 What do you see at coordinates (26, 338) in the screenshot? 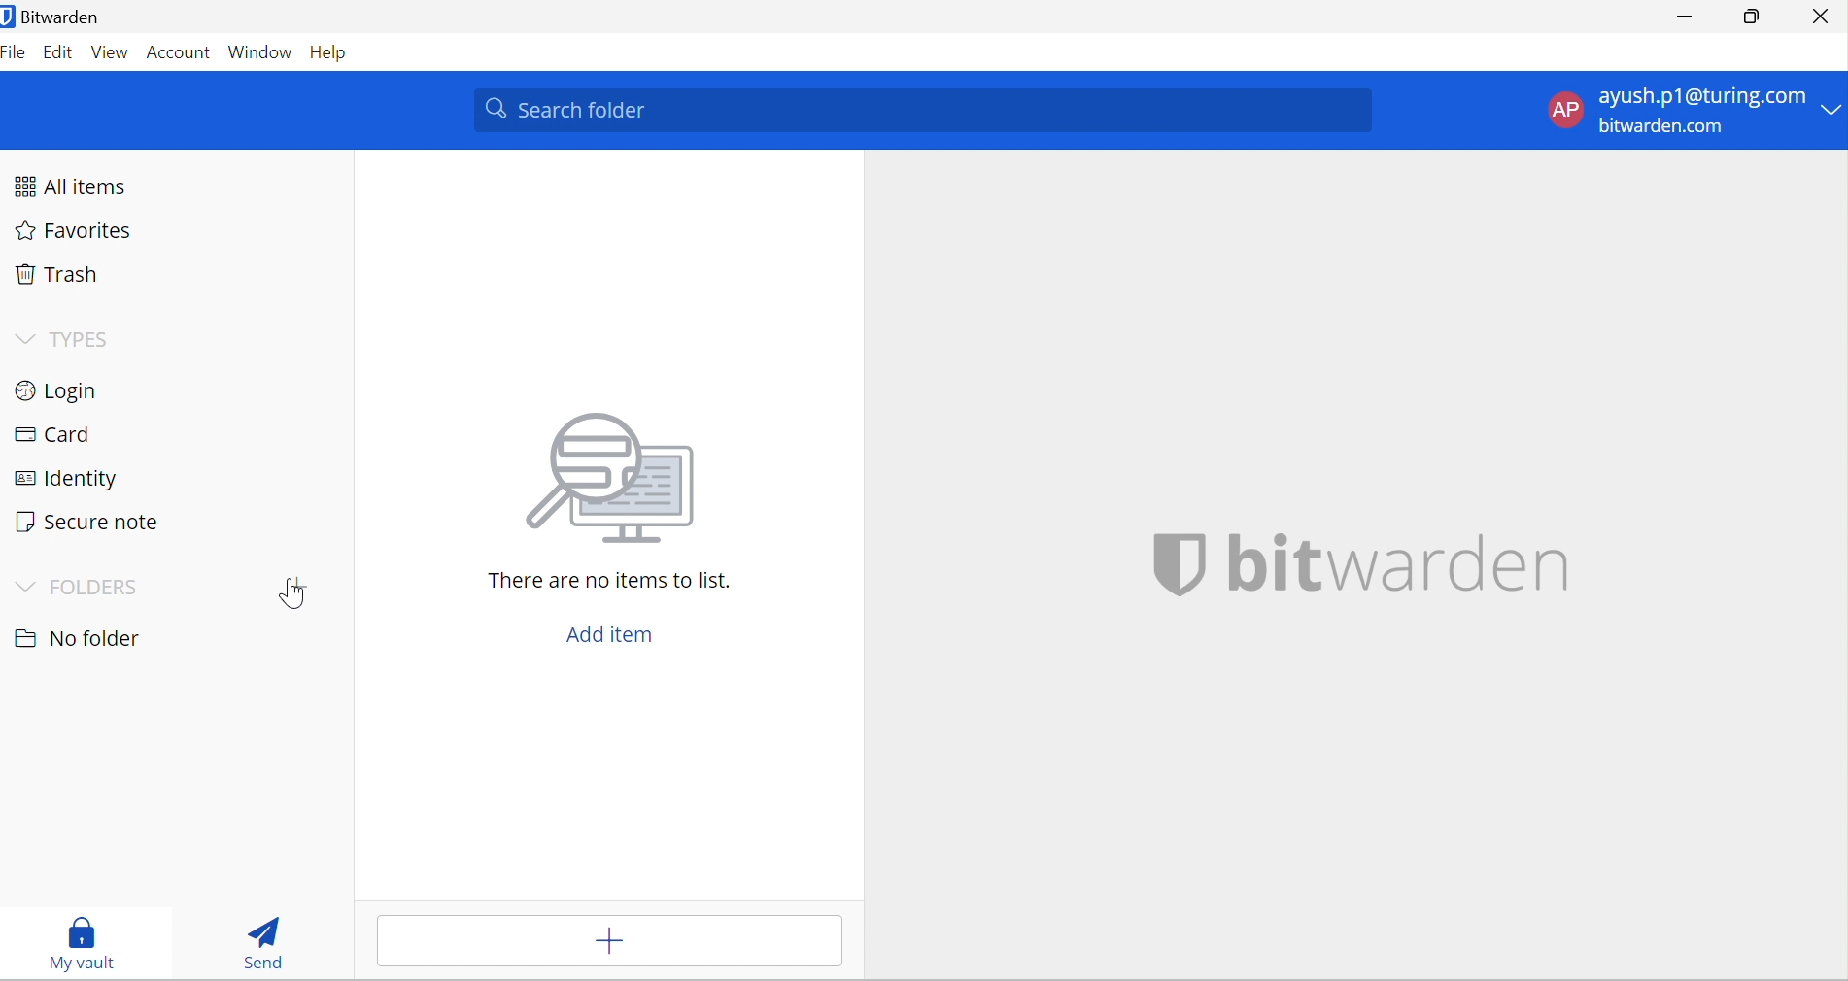
I see `Drop Down` at bounding box center [26, 338].